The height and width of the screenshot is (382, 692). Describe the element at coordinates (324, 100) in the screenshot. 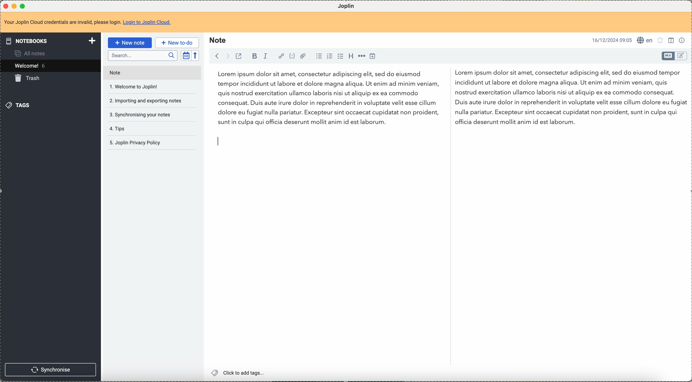

I see `Lorem ipsum dolor sit amet, consectetur...` at that location.